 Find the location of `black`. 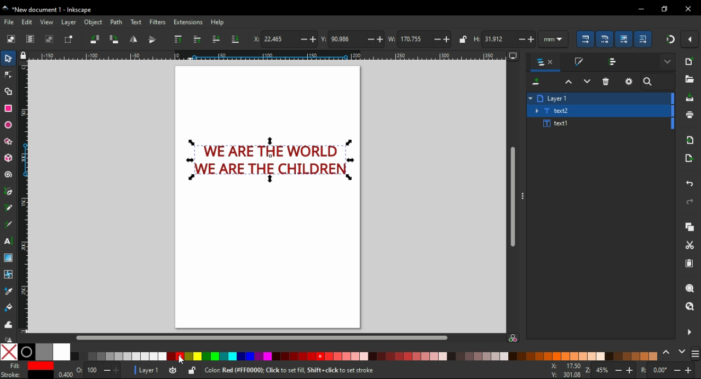

black is located at coordinates (26, 352).